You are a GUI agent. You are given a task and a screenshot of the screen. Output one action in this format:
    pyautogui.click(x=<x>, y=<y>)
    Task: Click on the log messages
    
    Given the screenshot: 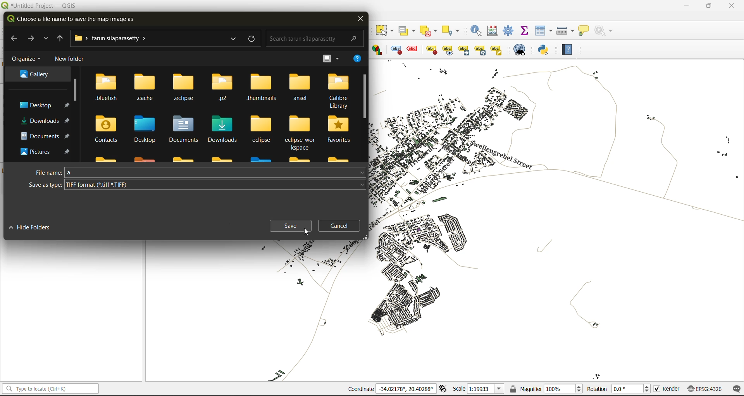 What is the action you would take?
    pyautogui.click(x=735, y=387)
    